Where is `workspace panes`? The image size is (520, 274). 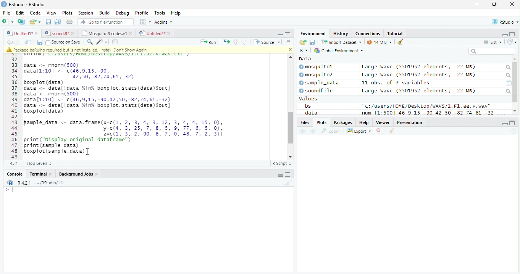
workspace panes is located at coordinates (146, 22).